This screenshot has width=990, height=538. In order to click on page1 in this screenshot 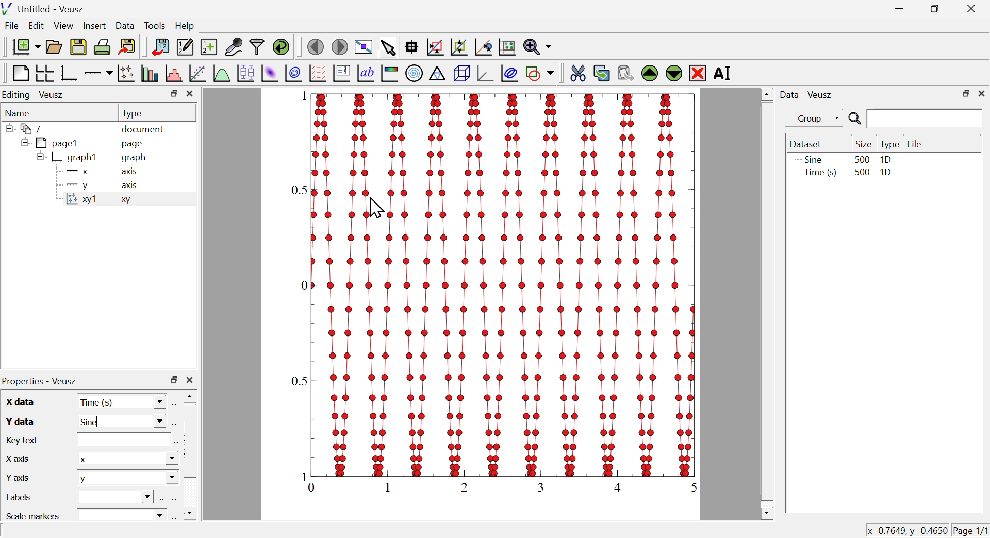, I will do `click(51, 143)`.